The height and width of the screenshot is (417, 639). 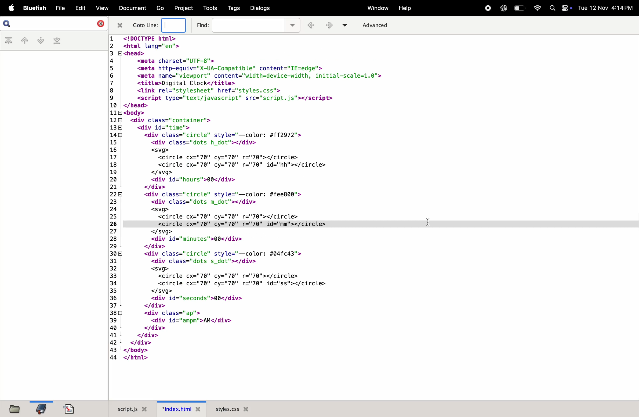 What do you see at coordinates (98, 23) in the screenshot?
I see `close` at bounding box center [98, 23].